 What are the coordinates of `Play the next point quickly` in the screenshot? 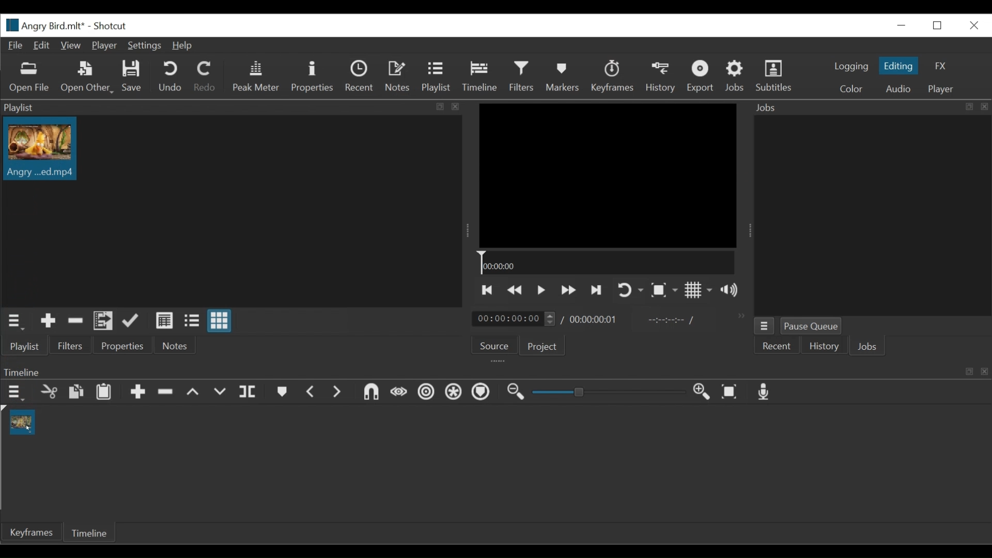 It's located at (597, 290).